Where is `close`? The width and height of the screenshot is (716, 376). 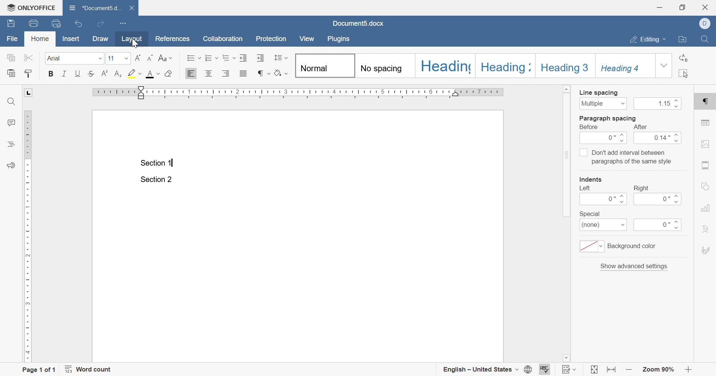
close is located at coordinates (707, 7).